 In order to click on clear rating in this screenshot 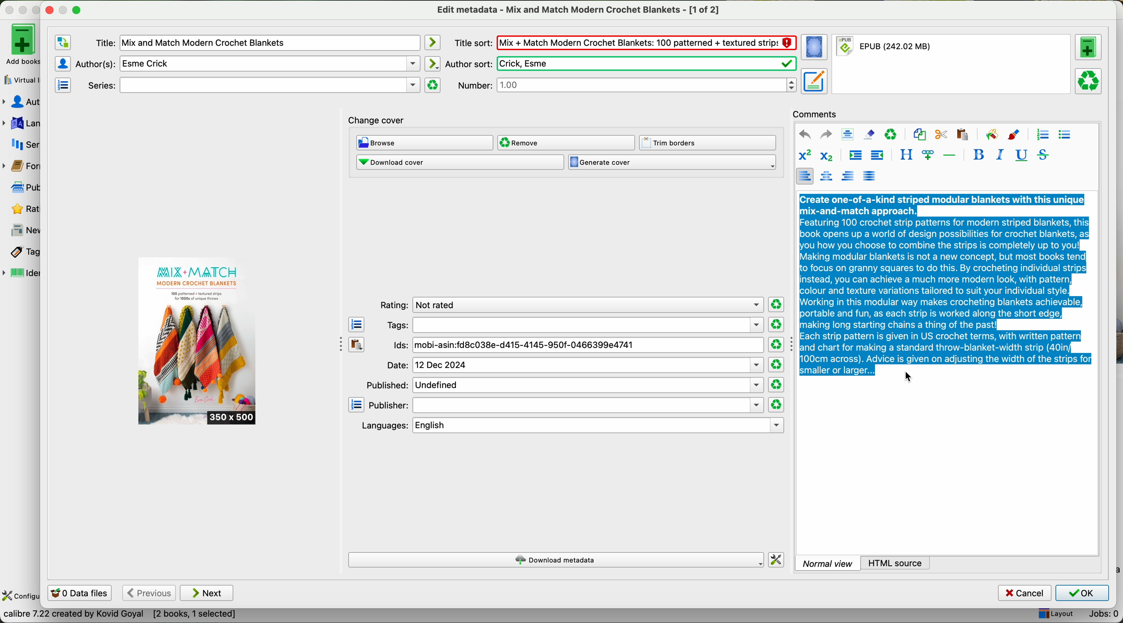, I will do `click(776, 345)`.